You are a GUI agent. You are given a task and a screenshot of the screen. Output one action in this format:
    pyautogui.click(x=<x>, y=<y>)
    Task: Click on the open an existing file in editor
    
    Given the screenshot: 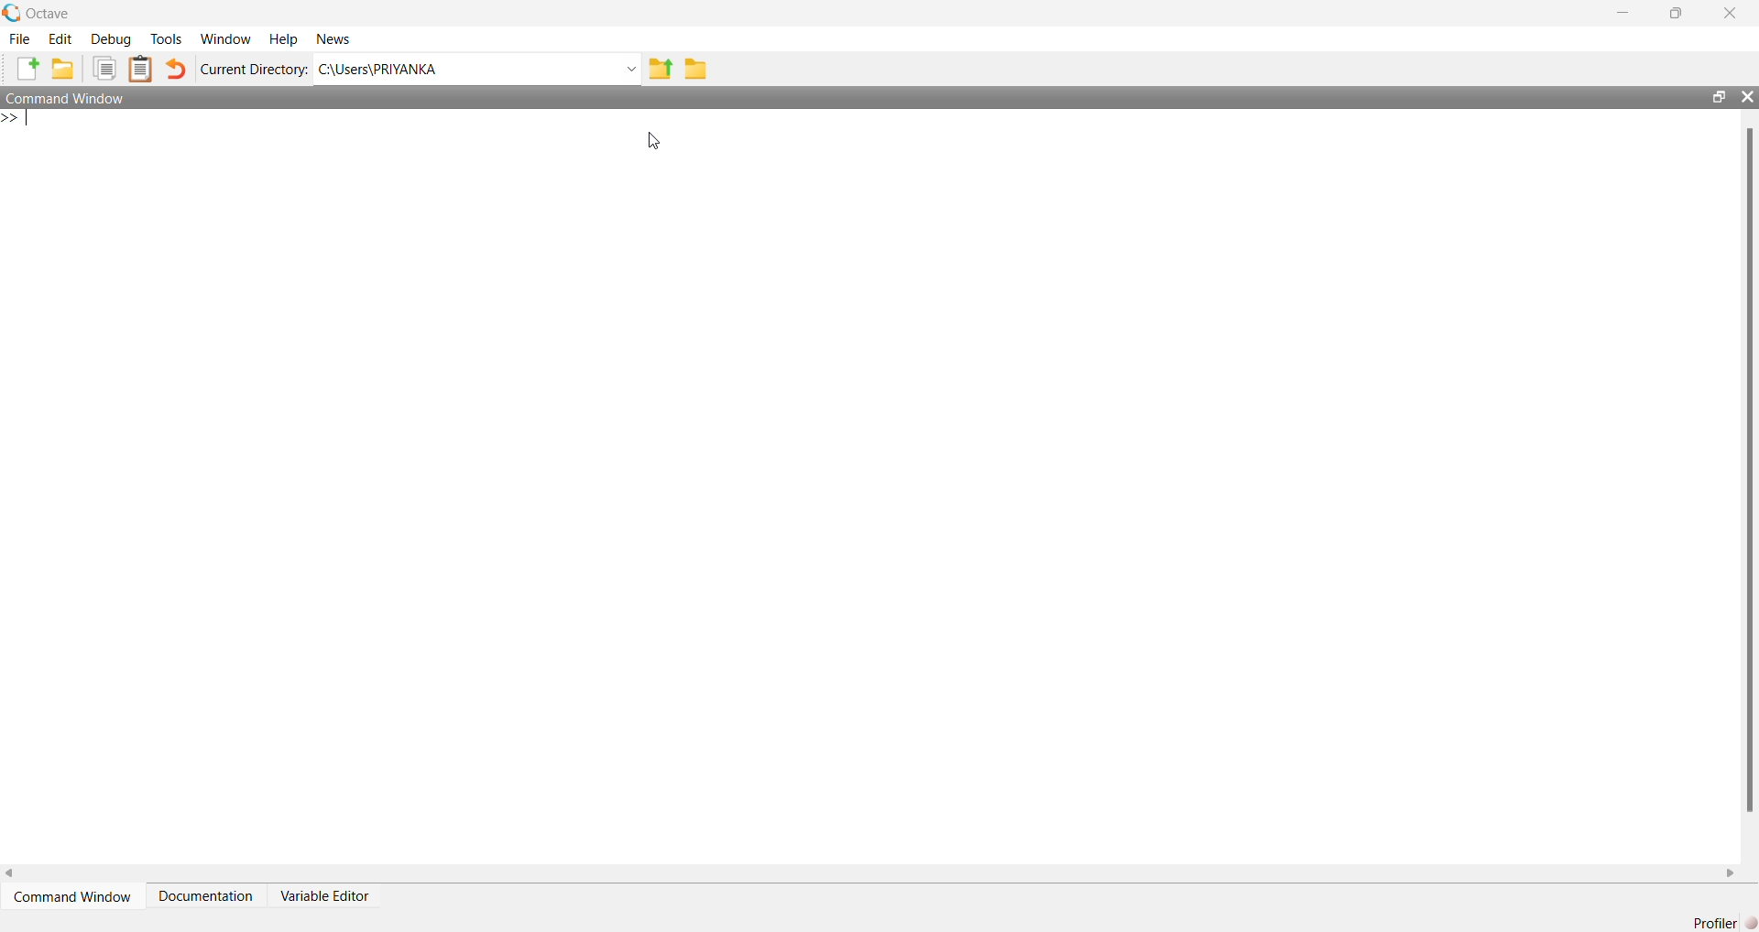 What is the action you would take?
    pyautogui.click(x=66, y=70)
    